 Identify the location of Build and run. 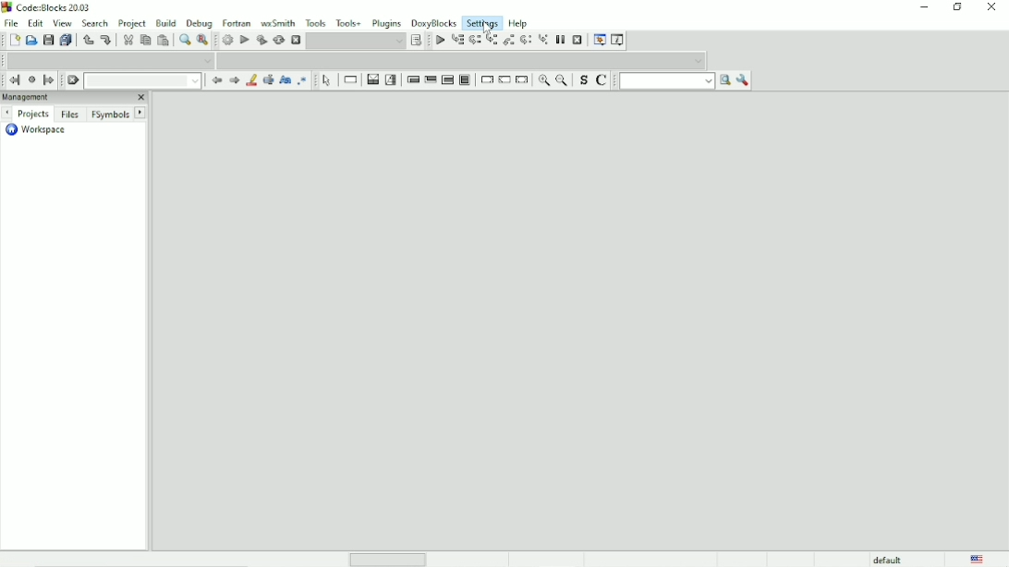
(261, 40).